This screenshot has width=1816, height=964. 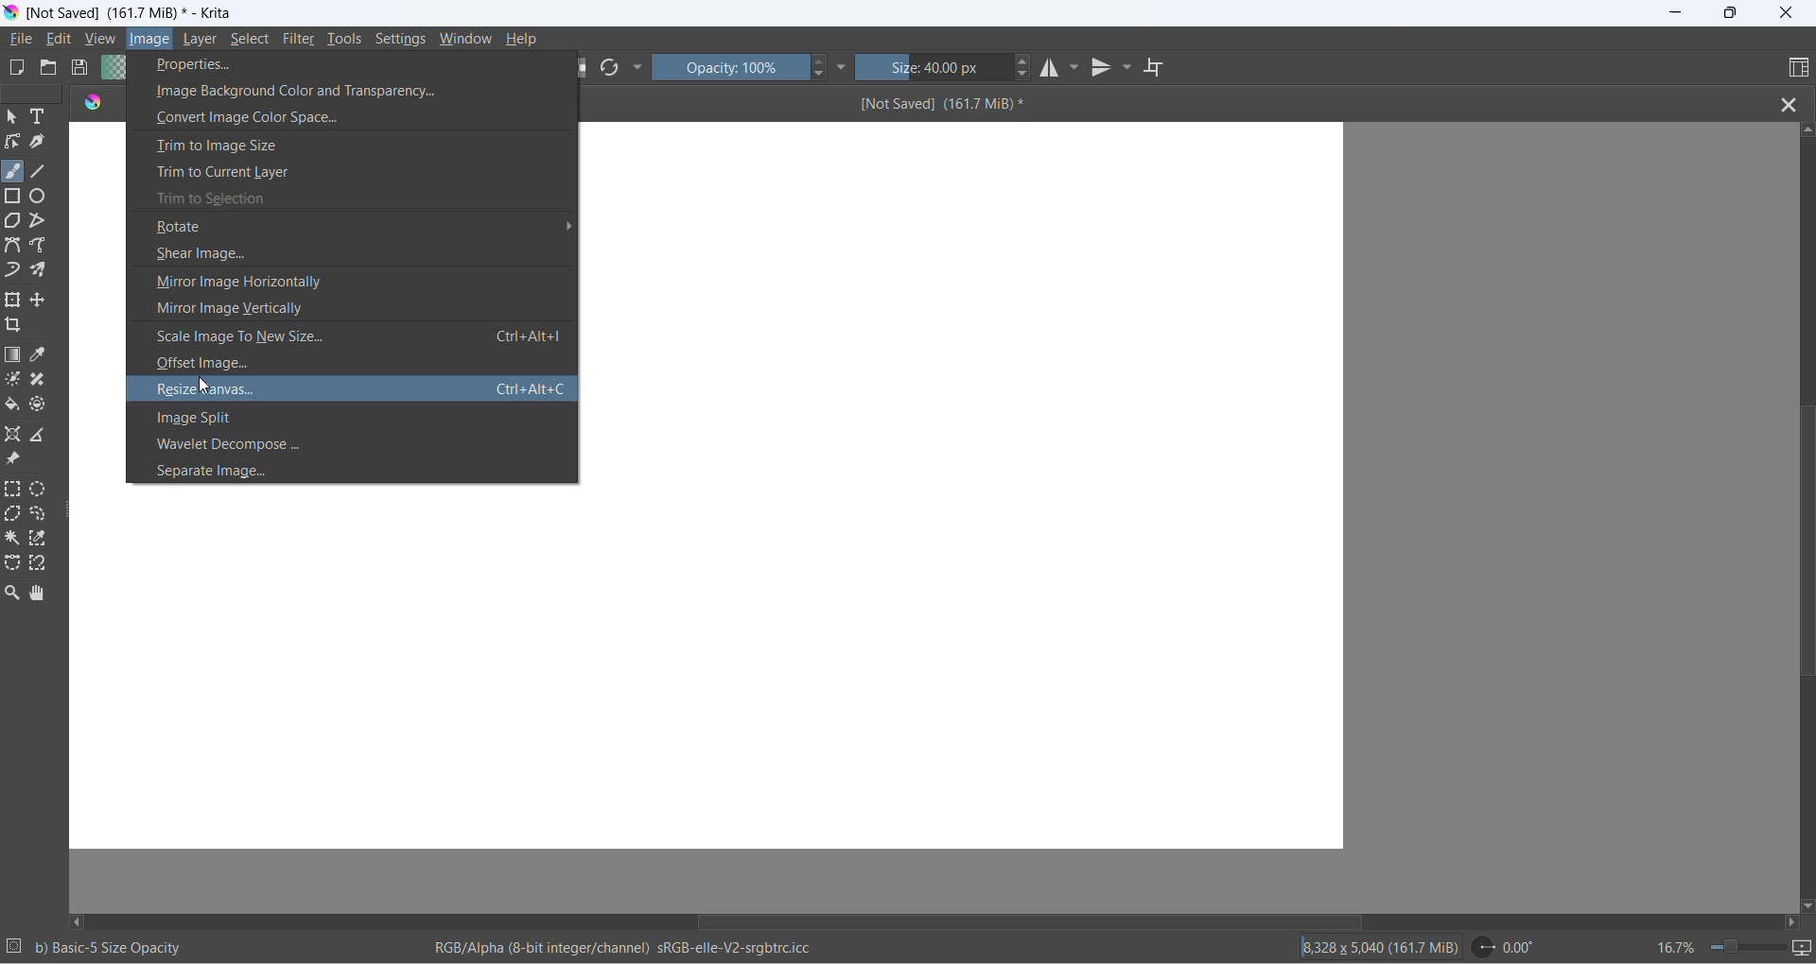 What do you see at coordinates (637, 69) in the screenshot?
I see `more options dropdown button` at bounding box center [637, 69].